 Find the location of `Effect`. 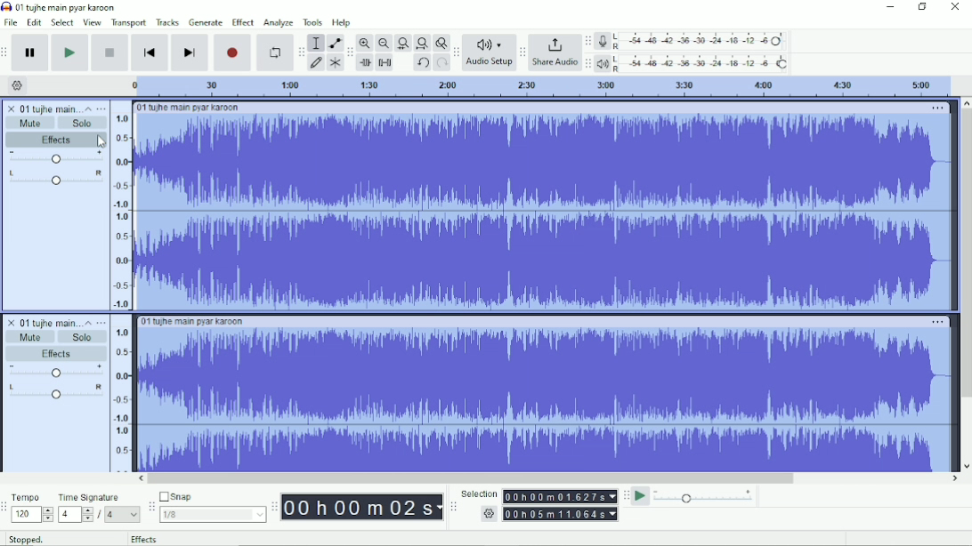

Effect is located at coordinates (243, 22).